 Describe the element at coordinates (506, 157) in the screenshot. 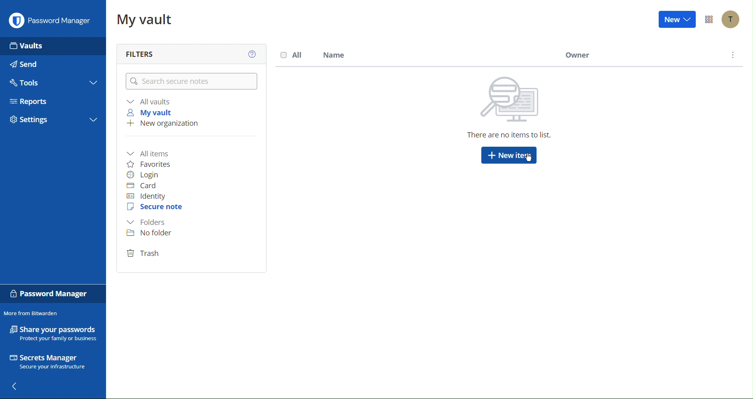

I see `New item` at that location.